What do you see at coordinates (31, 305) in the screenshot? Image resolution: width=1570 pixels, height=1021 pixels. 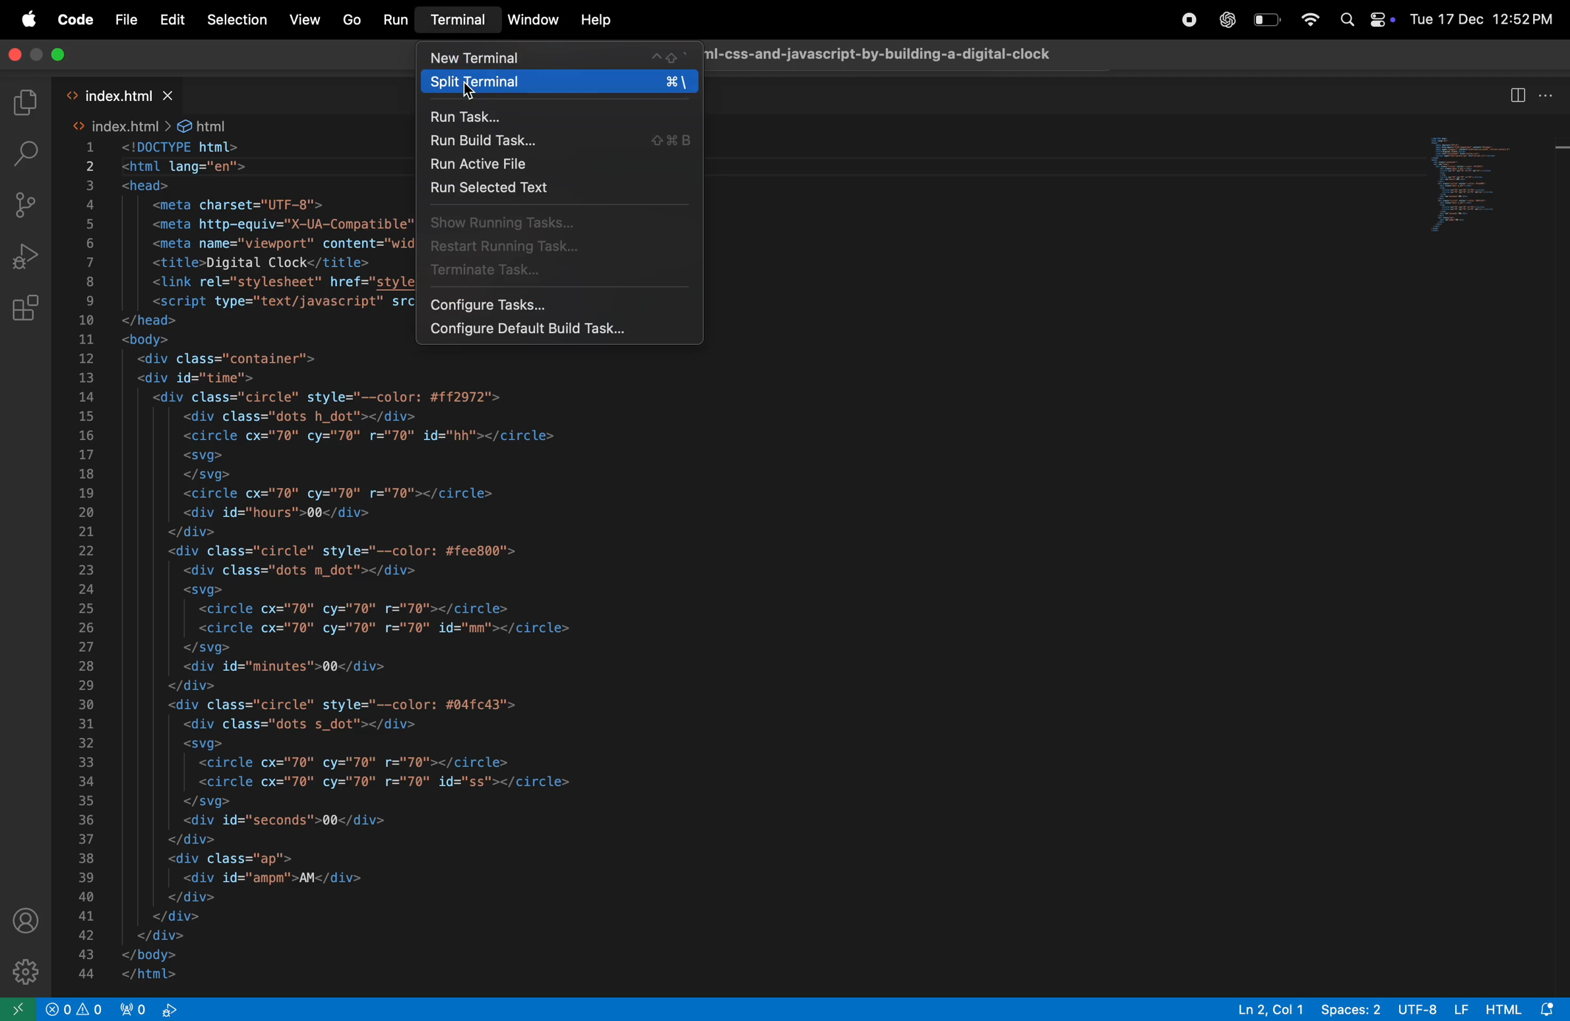 I see `extensions` at bounding box center [31, 305].